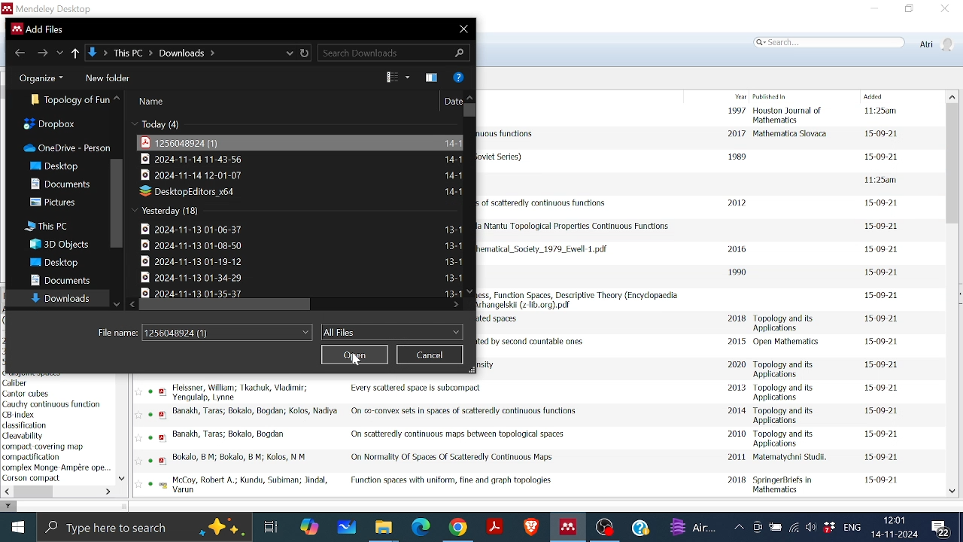  What do you see at coordinates (138, 459) in the screenshot?
I see `Favourite` at bounding box center [138, 459].